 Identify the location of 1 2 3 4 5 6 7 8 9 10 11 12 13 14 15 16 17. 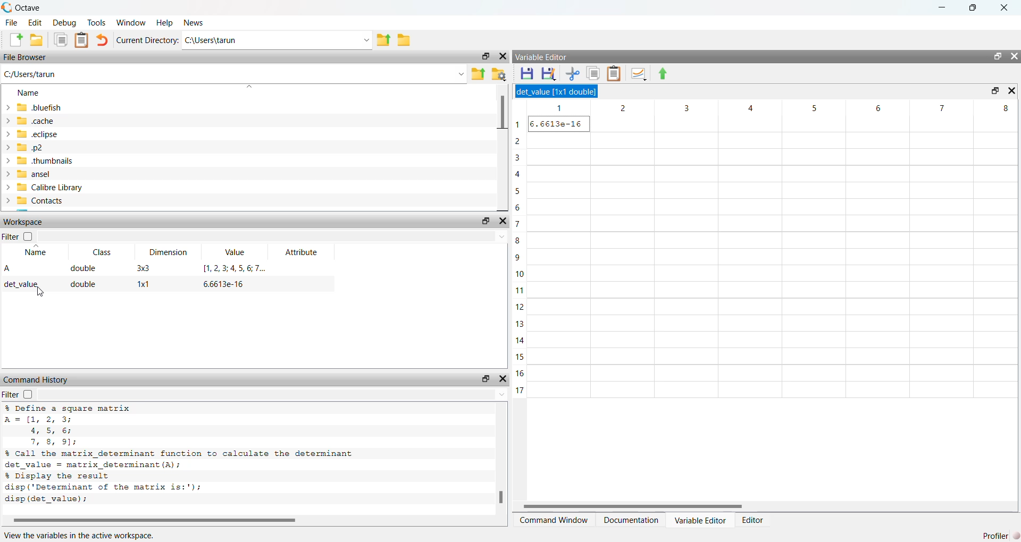
(521, 255).